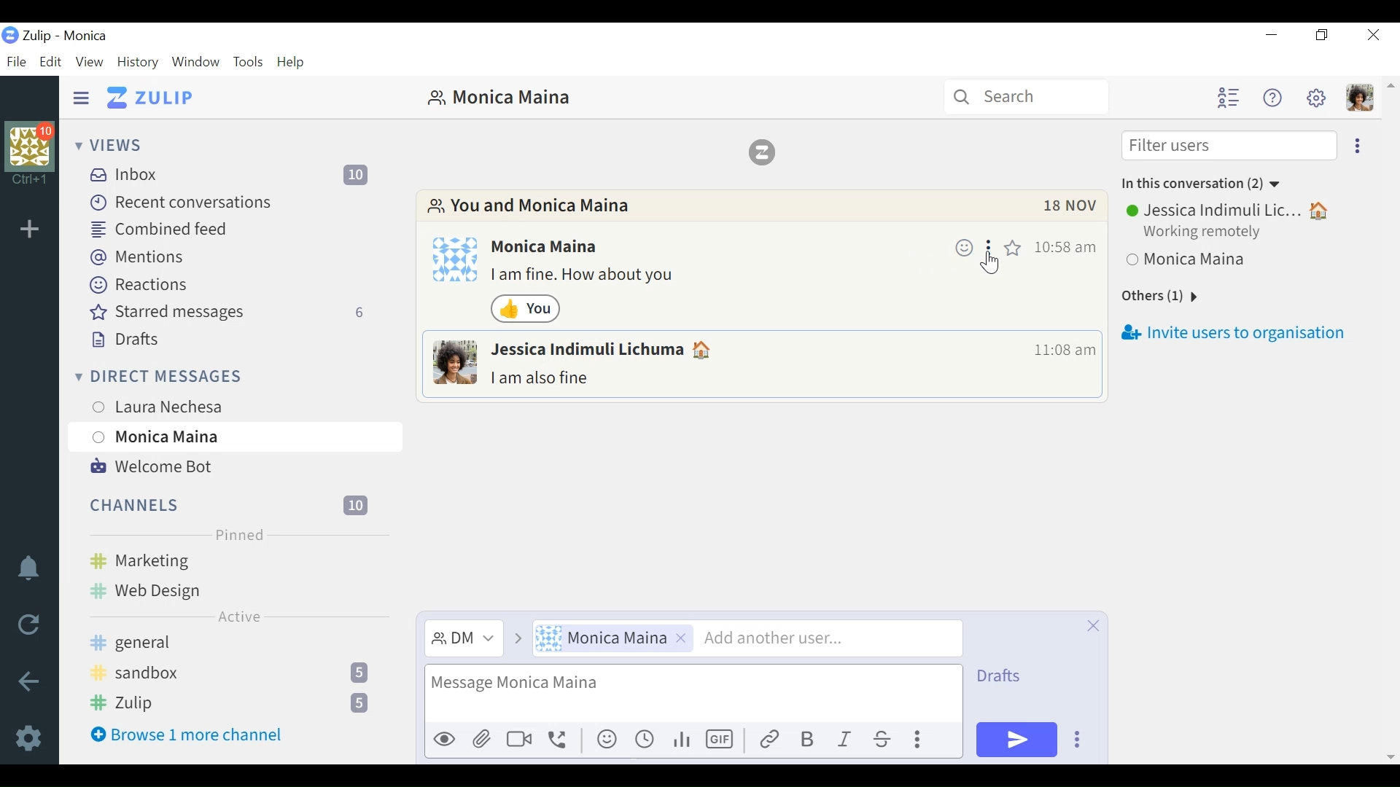 The height and width of the screenshot is (787, 1400). Describe the element at coordinates (1017, 740) in the screenshot. I see `send` at that location.